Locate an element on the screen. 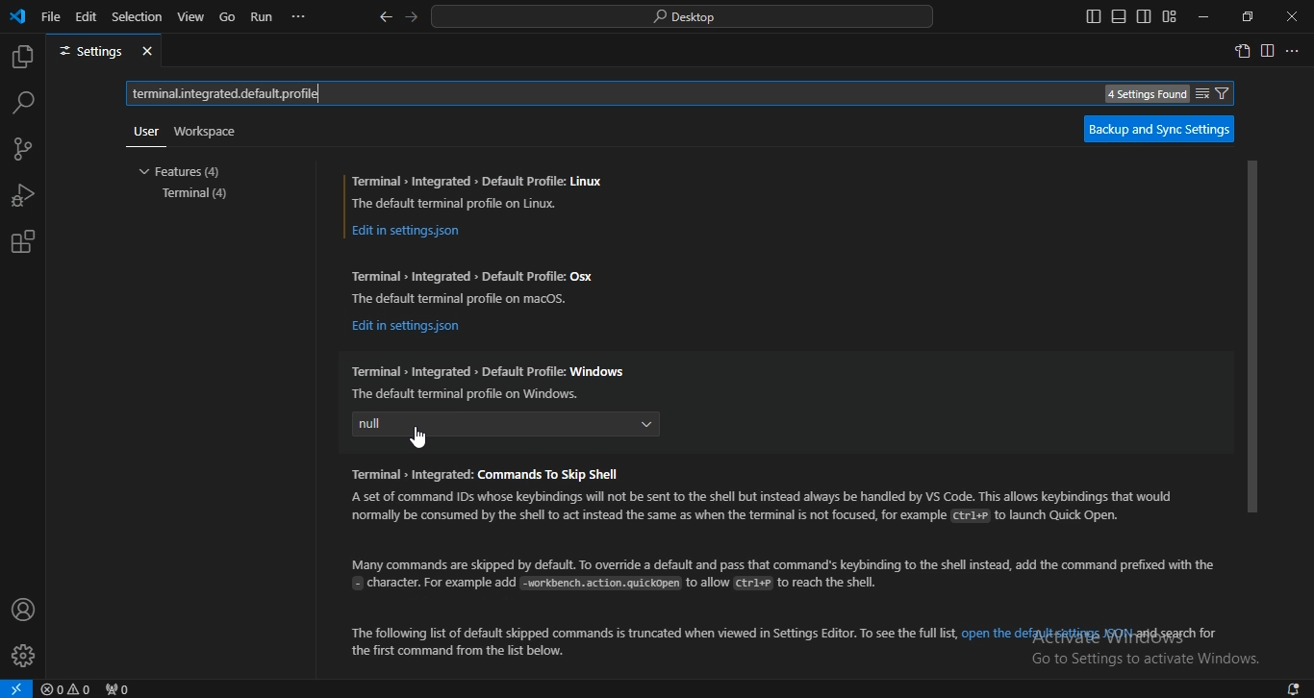 The width and height of the screenshot is (1314, 698). run and debug is located at coordinates (22, 197).